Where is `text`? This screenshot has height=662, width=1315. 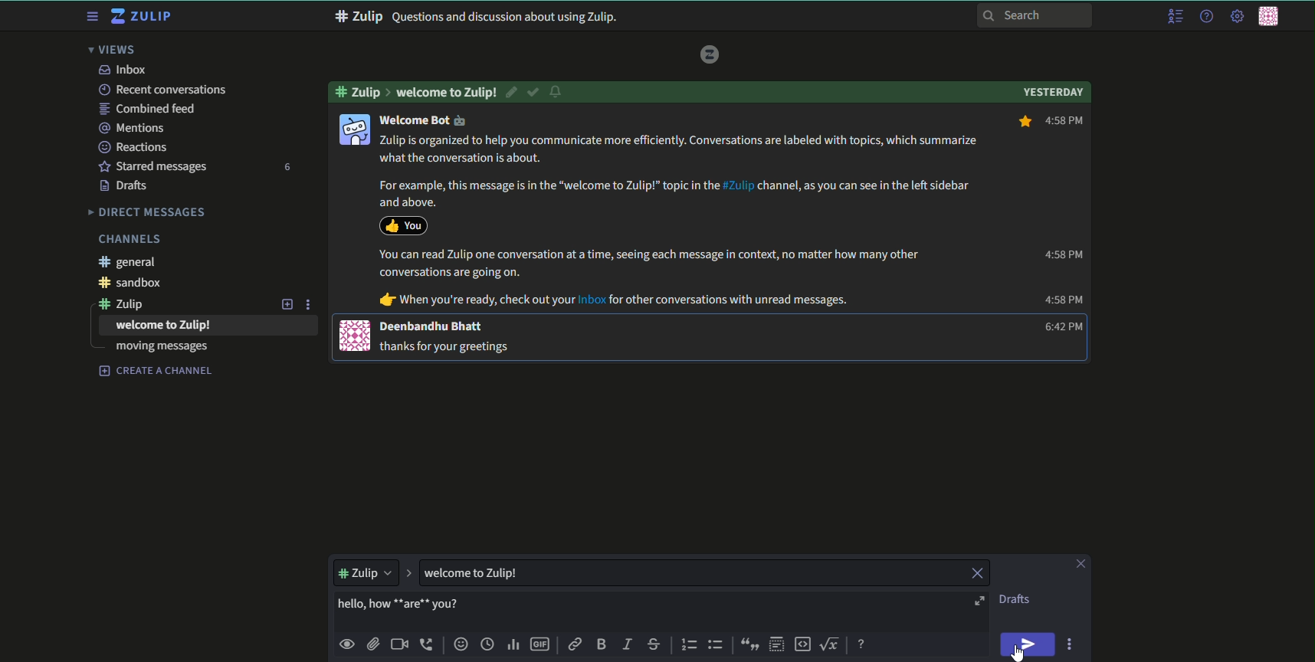
text is located at coordinates (1016, 599).